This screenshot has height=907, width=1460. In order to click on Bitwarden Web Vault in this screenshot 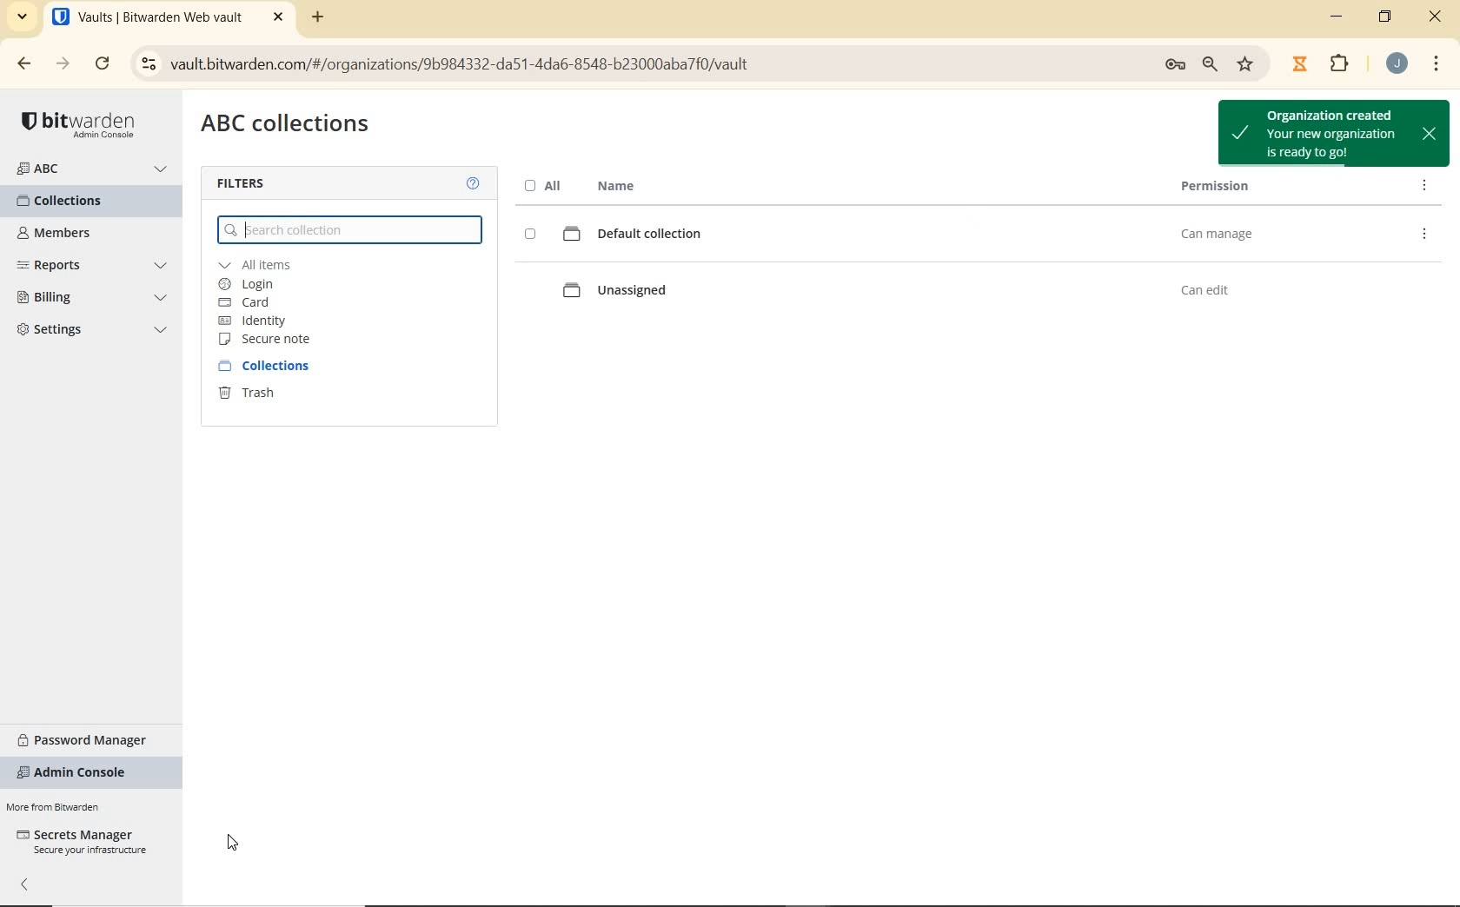, I will do `click(168, 19)`.